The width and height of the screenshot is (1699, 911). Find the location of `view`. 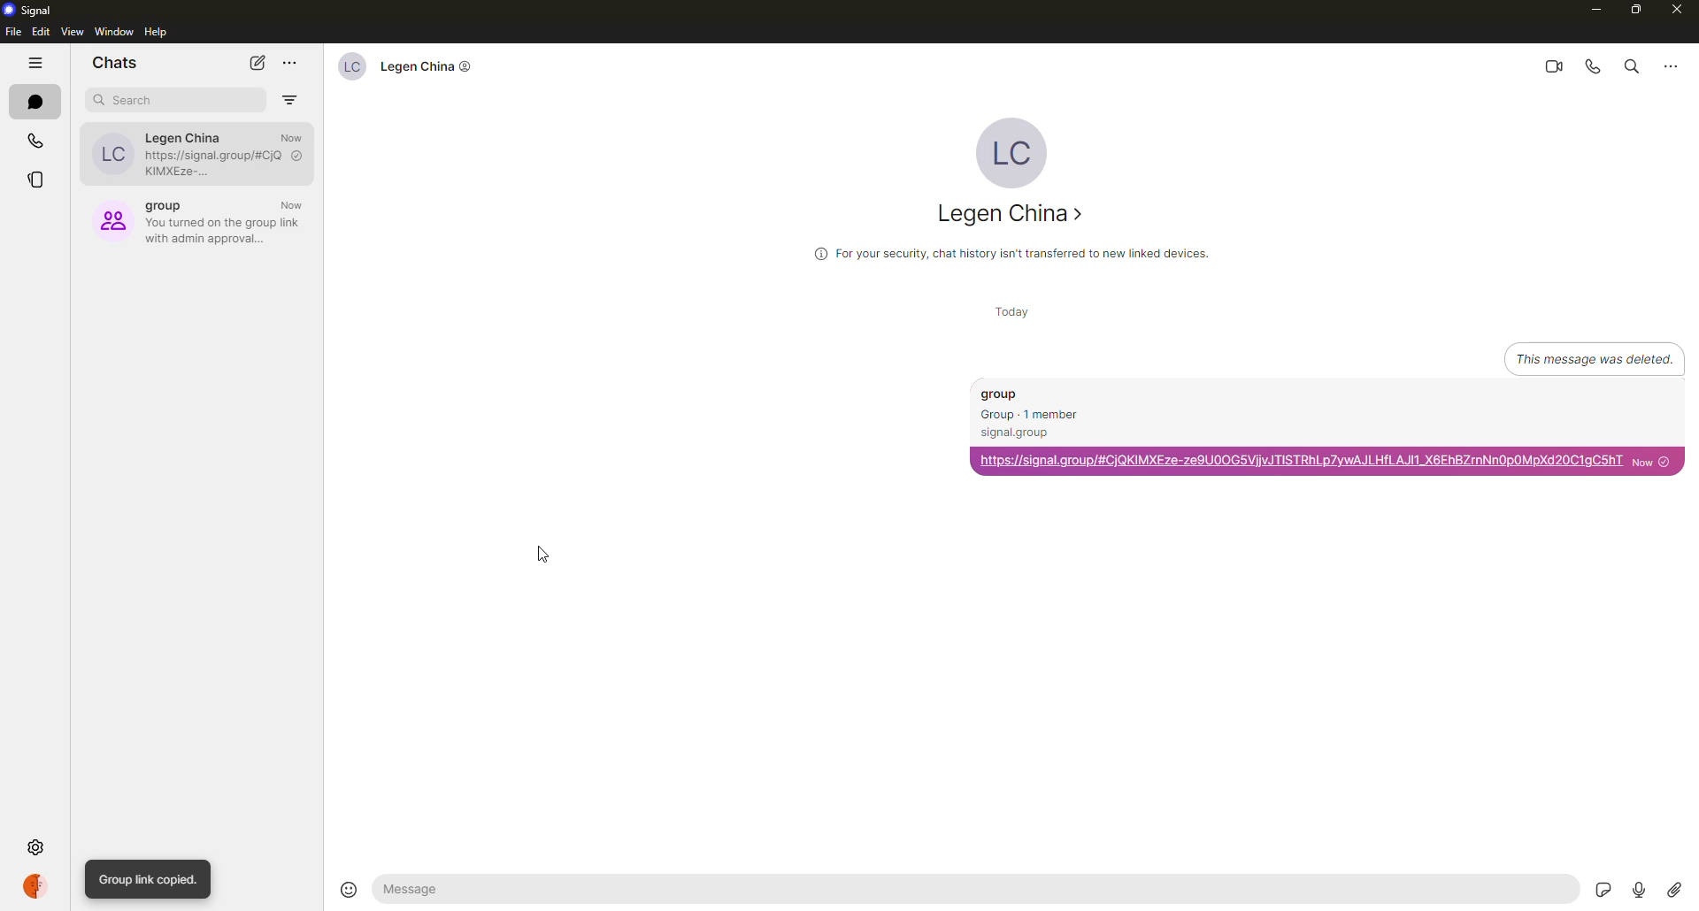

view is located at coordinates (72, 33).